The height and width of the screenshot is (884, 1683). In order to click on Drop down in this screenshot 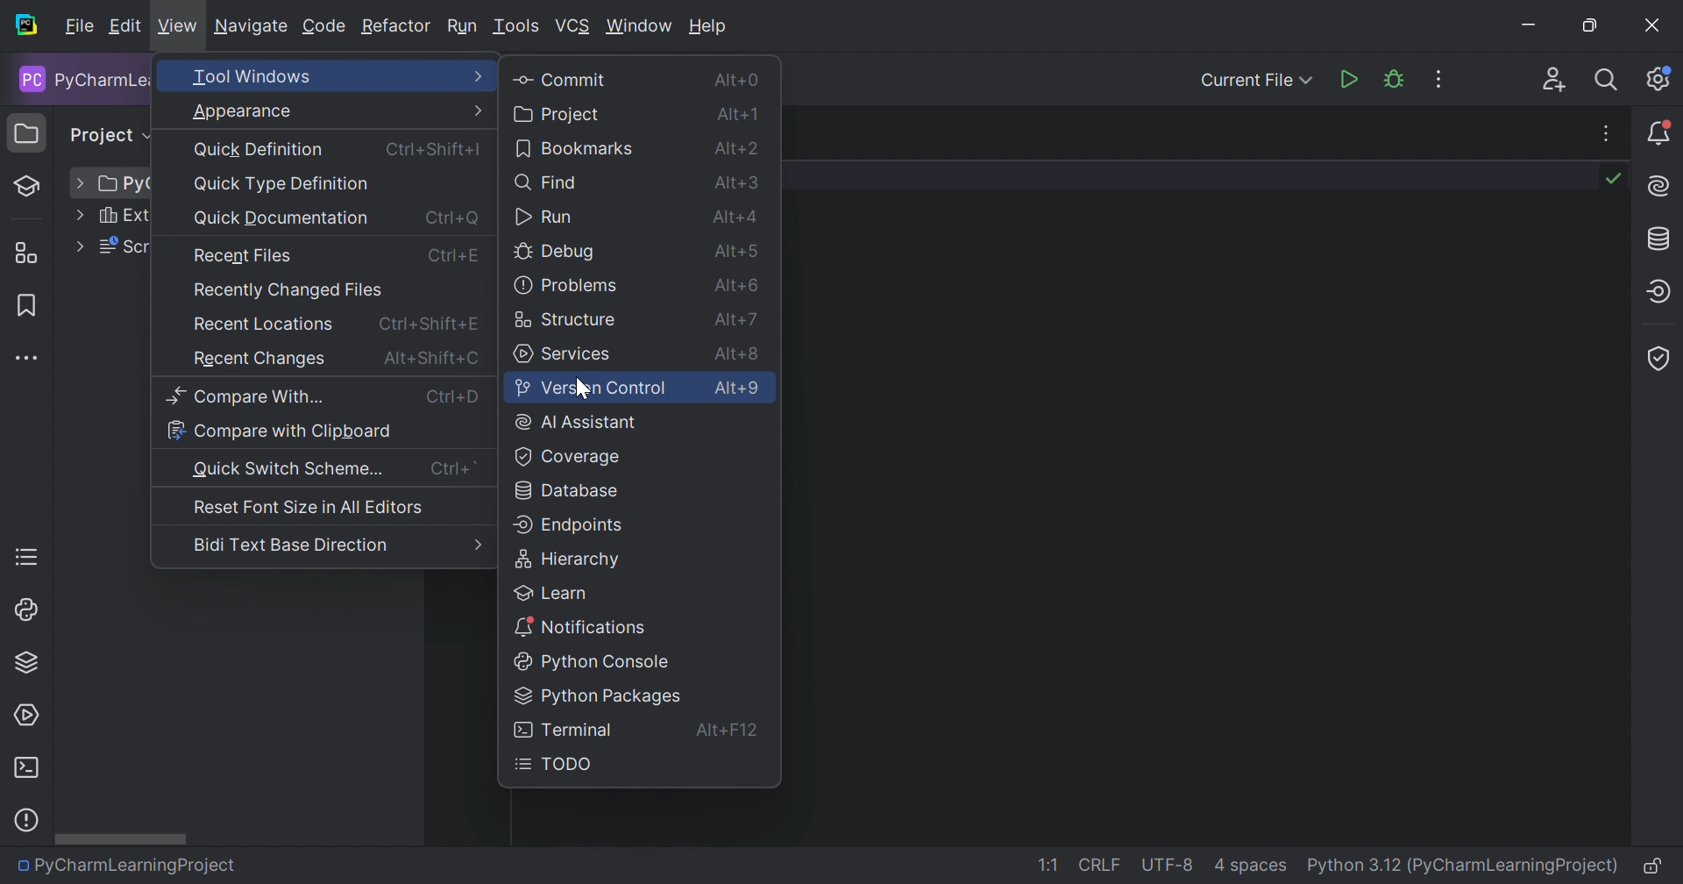, I will do `click(79, 215)`.